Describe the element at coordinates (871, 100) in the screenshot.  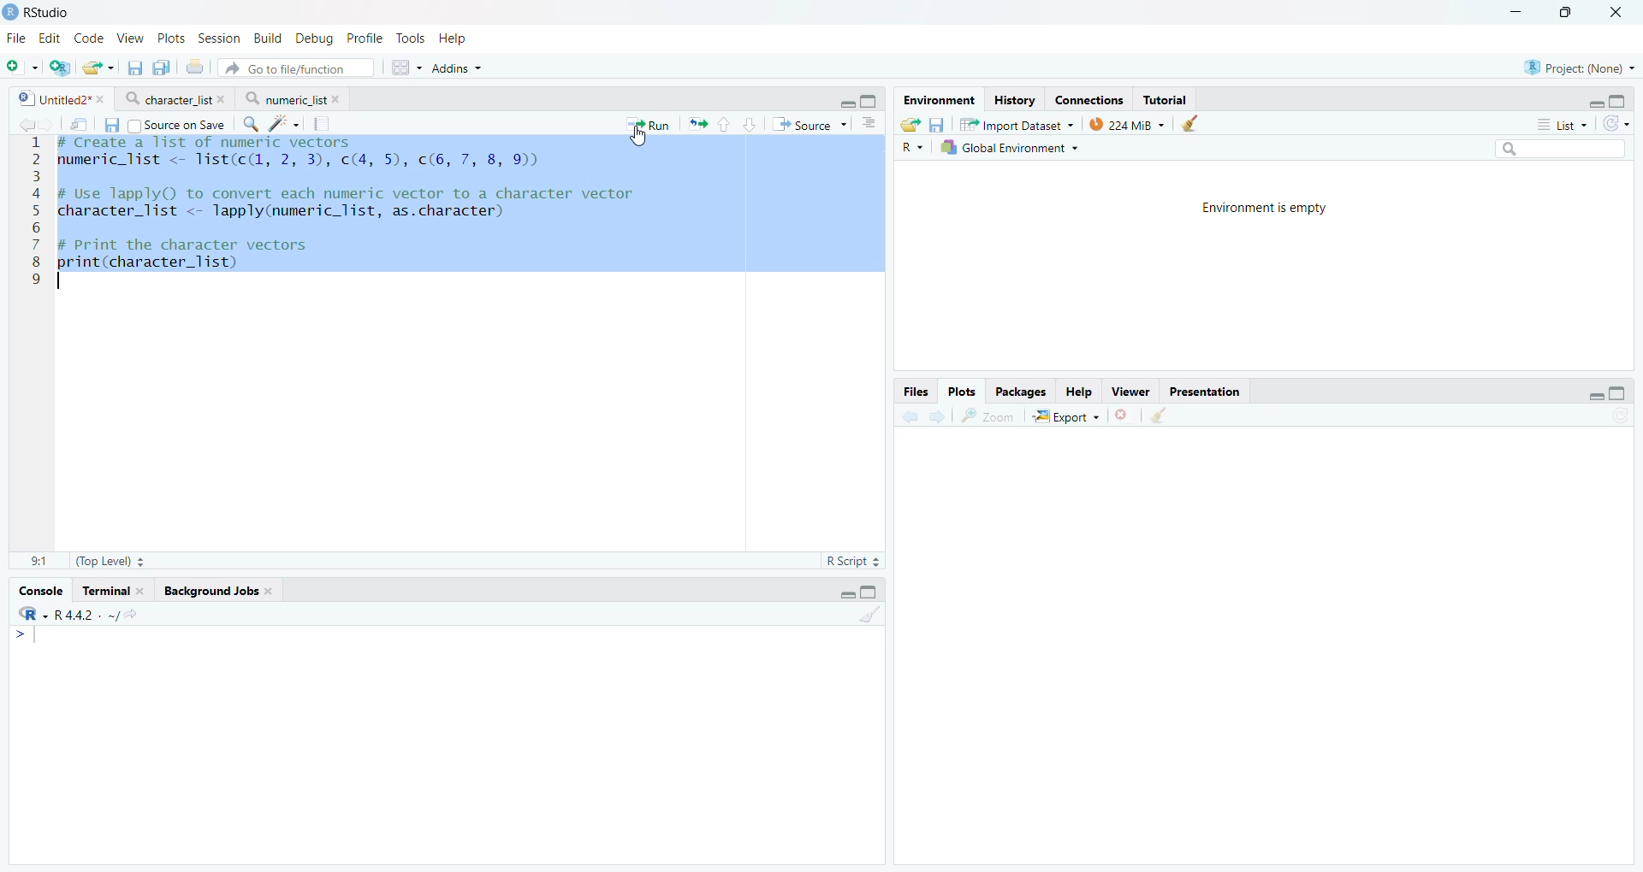
I see `Full Height` at that location.